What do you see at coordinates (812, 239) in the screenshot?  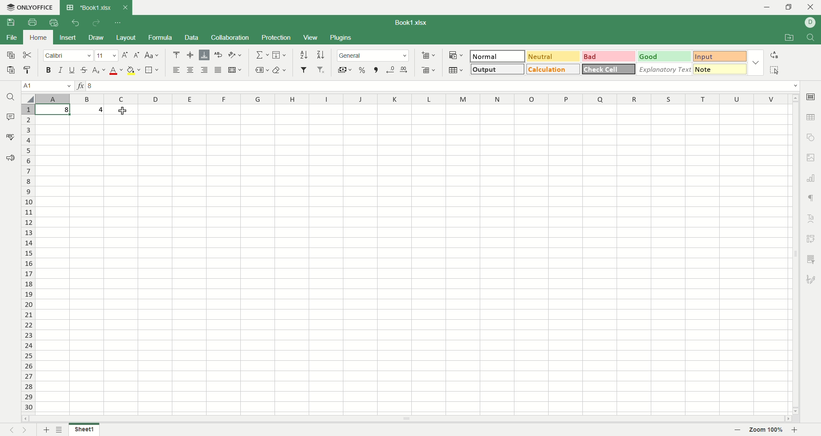 I see `pivot table settings` at bounding box center [812, 239].